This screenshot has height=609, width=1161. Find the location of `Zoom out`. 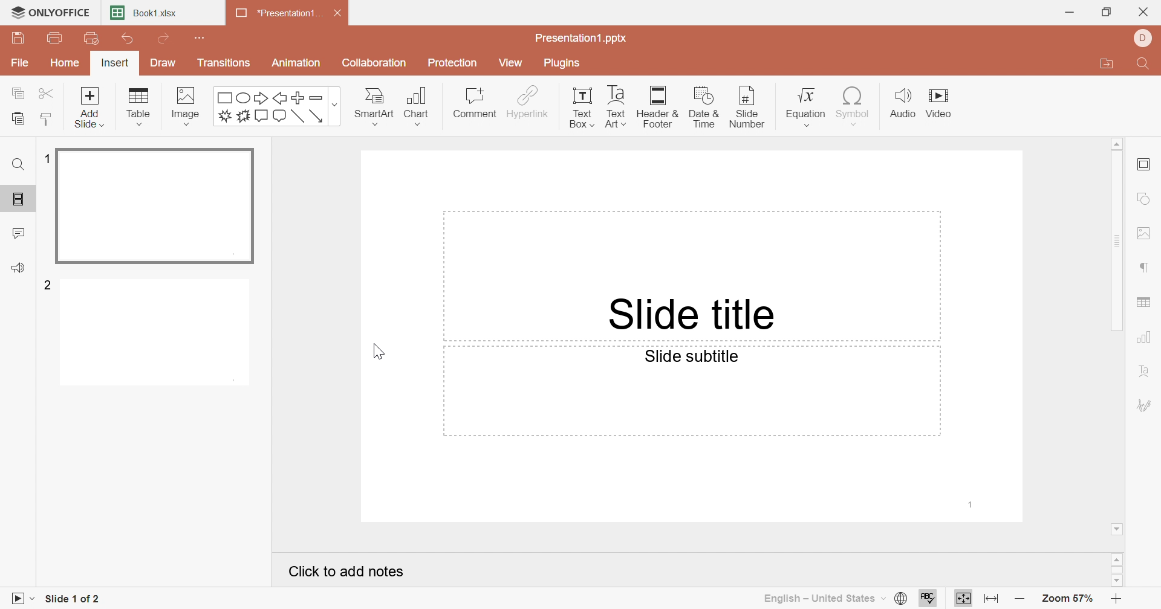

Zoom out is located at coordinates (1021, 601).